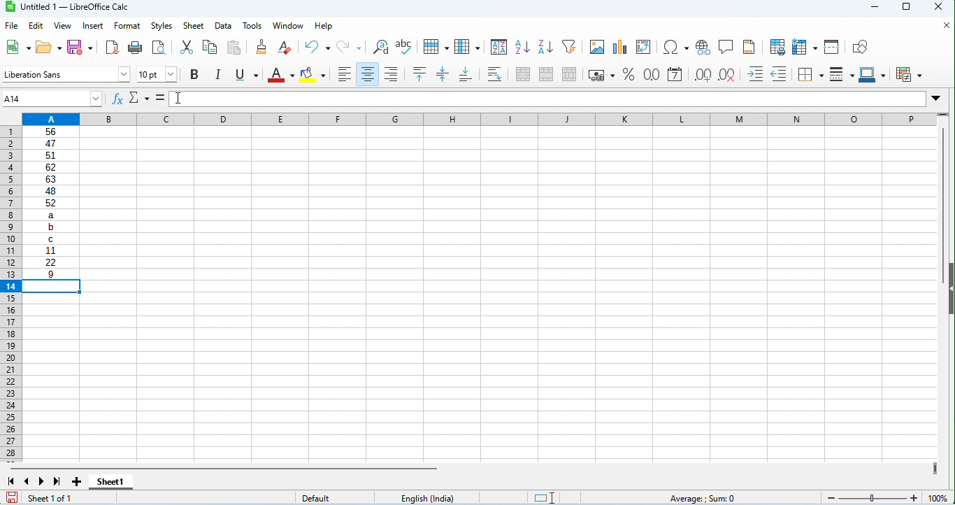  I want to click on Zoom out, so click(831, 499).